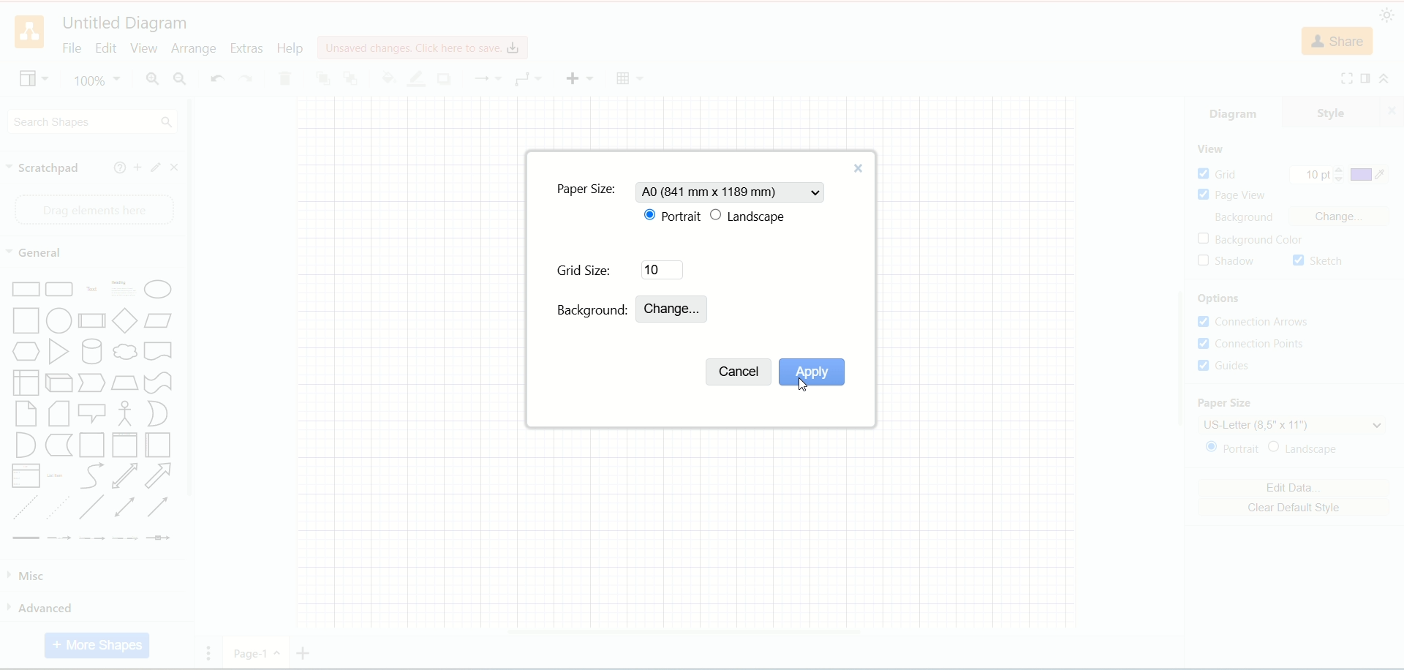  Describe the element at coordinates (128, 508) in the screenshot. I see `Bidirectional Connector` at that location.